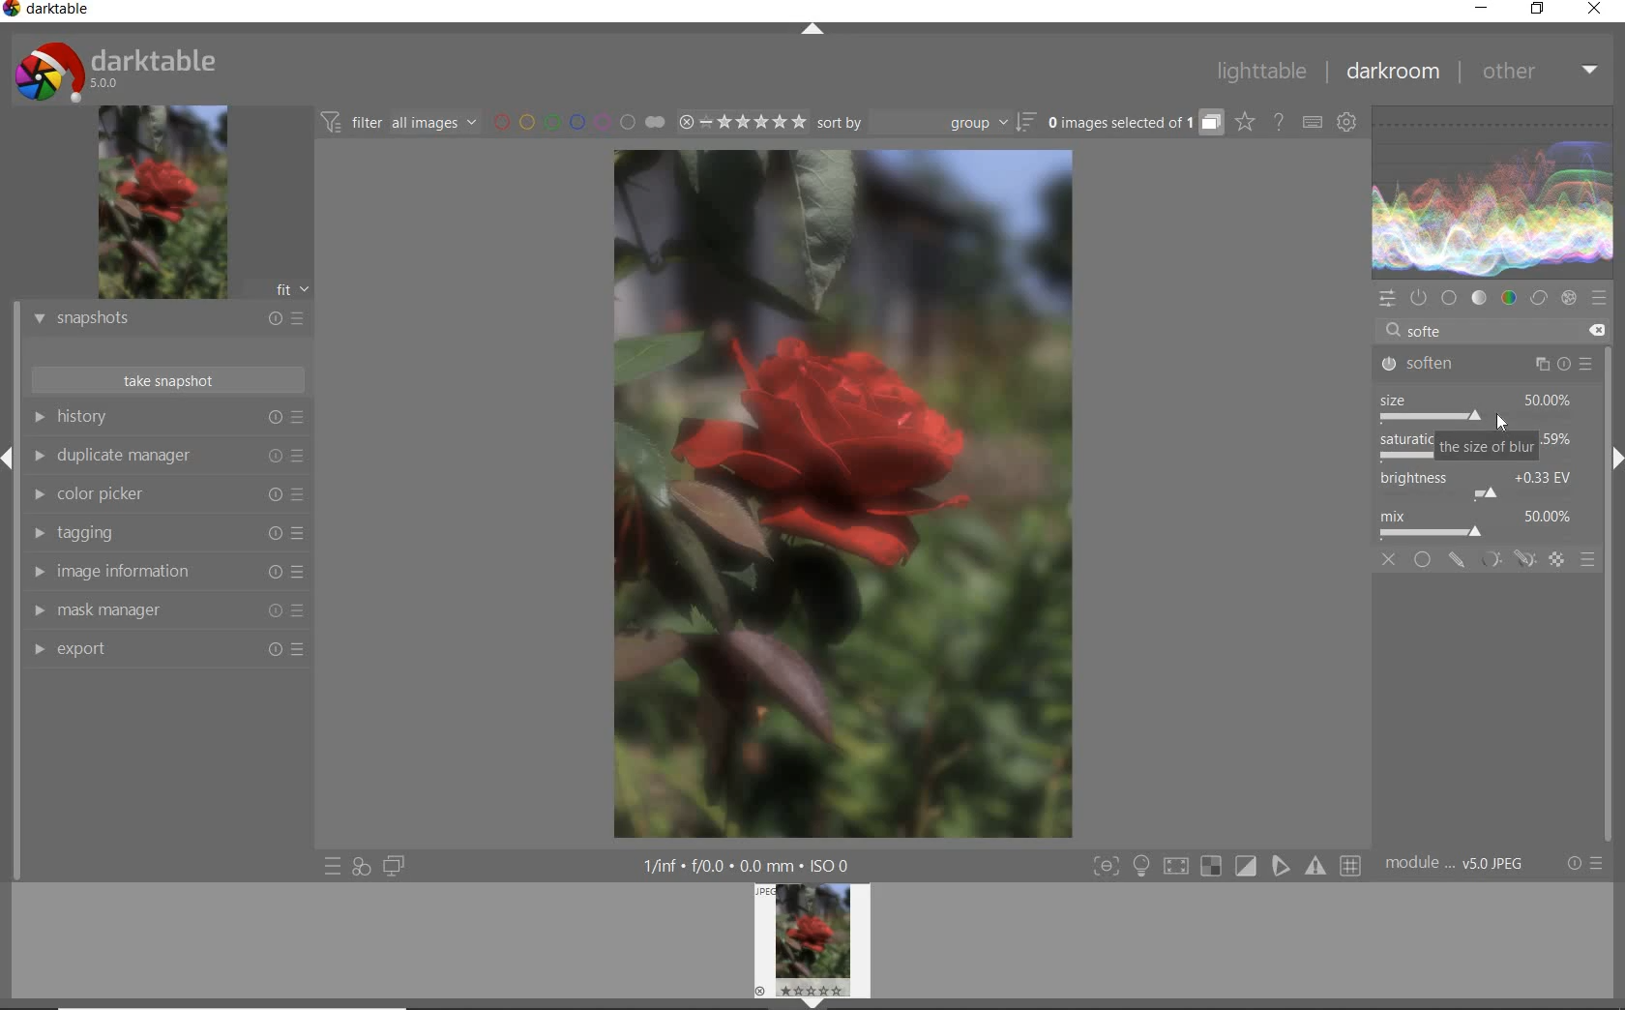 The height and width of the screenshot is (1010, 1625). Describe the element at coordinates (1585, 864) in the screenshot. I see `reset or presets and preferences` at that location.